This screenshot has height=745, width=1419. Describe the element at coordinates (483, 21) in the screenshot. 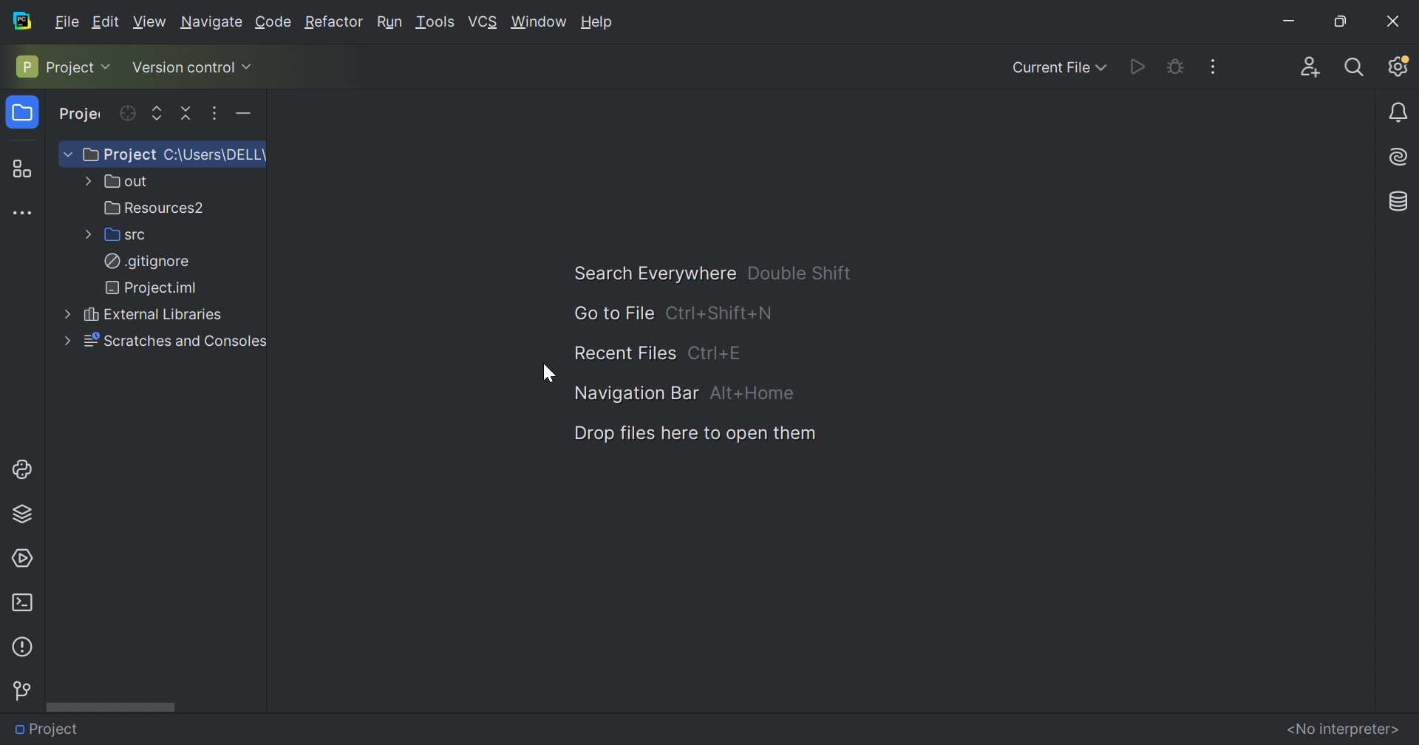

I see `VCS` at that location.